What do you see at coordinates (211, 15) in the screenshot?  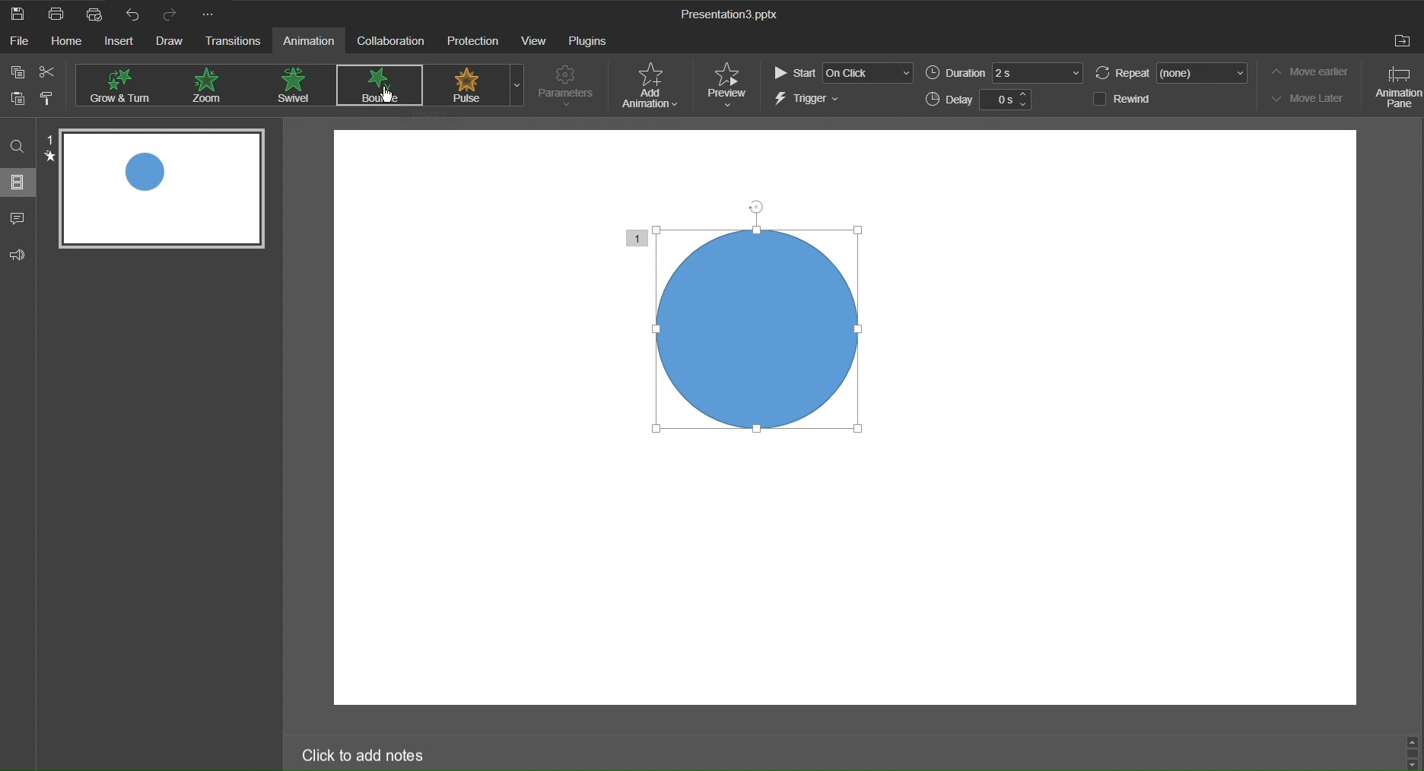 I see `More` at bounding box center [211, 15].